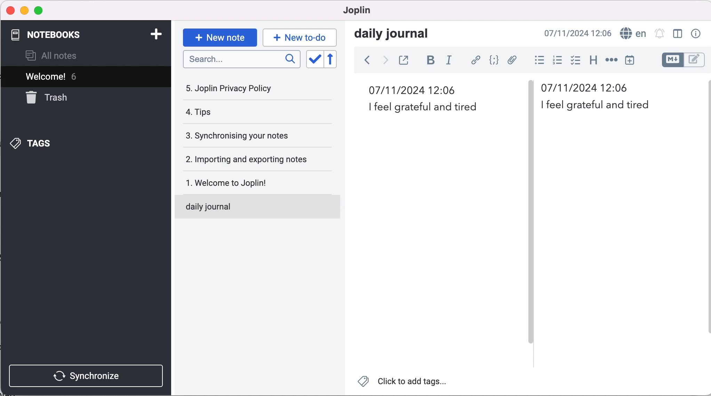 The height and width of the screenshot is (396, 711). I want to click on tags, so click(45, 141).